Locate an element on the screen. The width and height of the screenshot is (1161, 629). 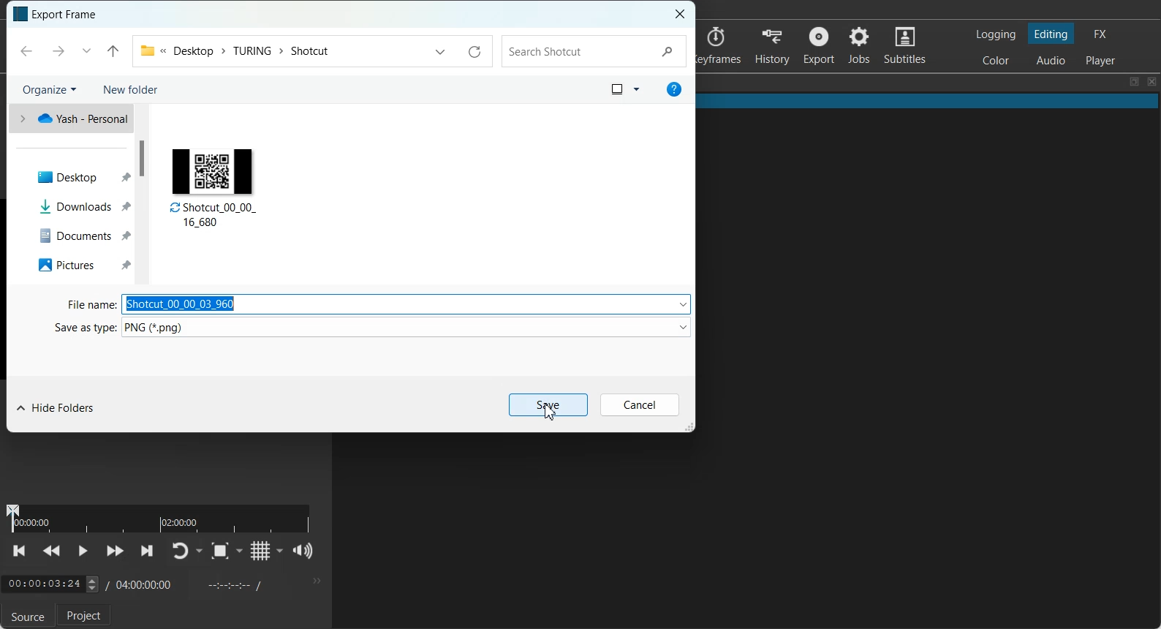
Play Quickly Forward is located at coordinates (115, 551).